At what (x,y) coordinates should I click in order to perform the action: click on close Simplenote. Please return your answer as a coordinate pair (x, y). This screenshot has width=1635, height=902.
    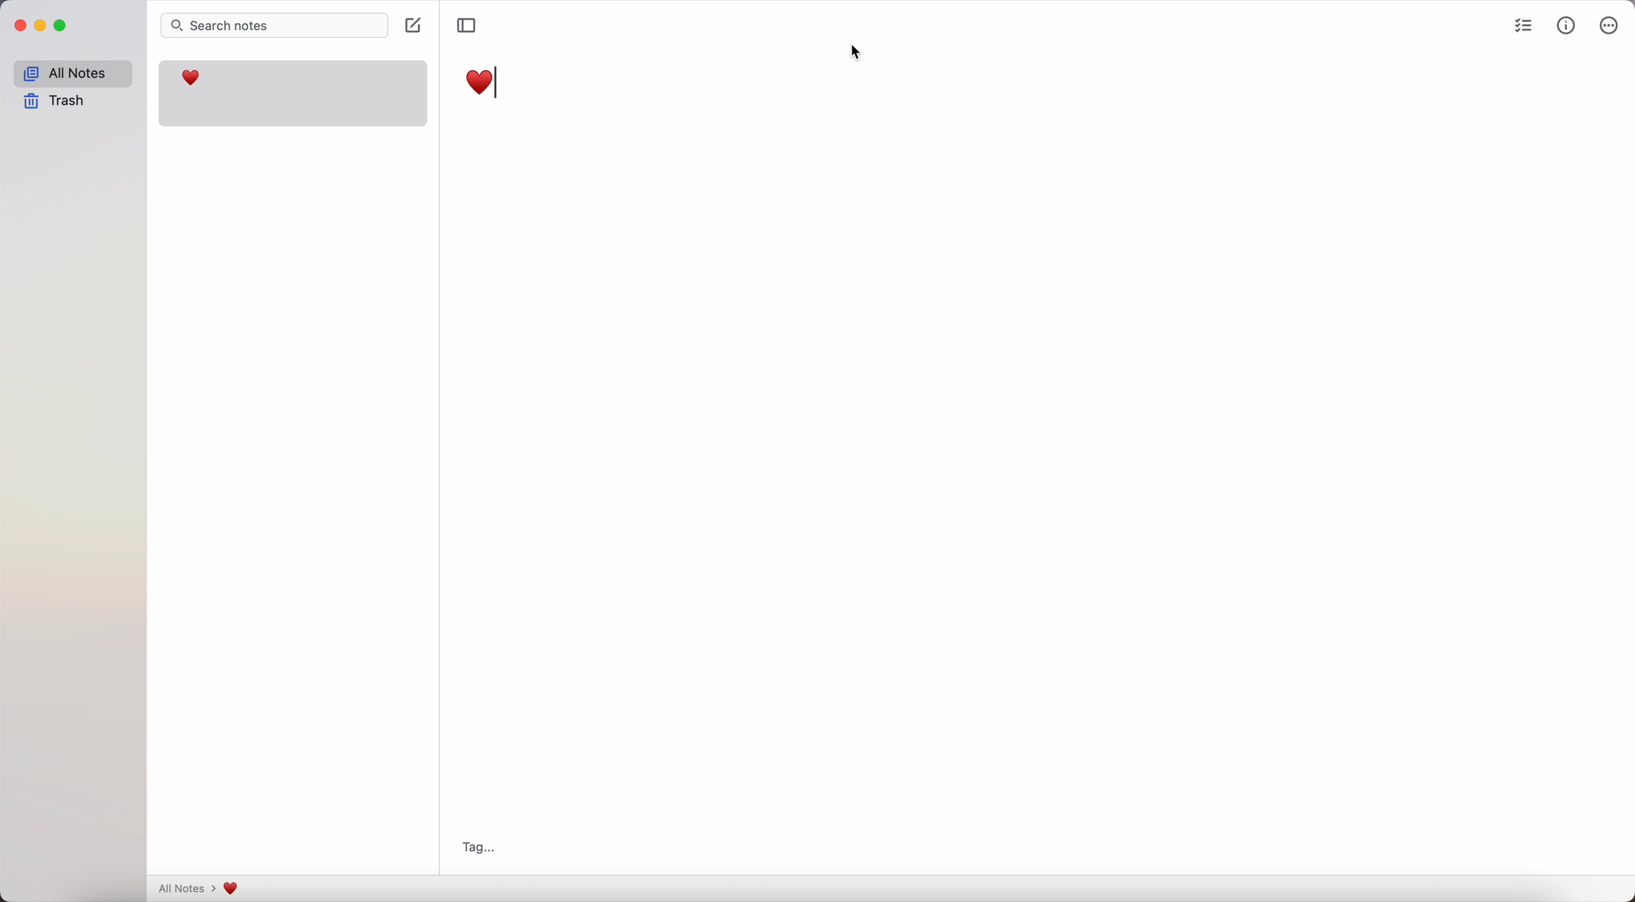
    Looking at the image, I should click on (18, 25).